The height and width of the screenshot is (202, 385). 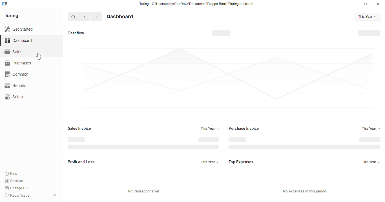 What do you see at coordinates (29, 85) in the screenshot?
I see `Reports` at bounding box center [29, 85].